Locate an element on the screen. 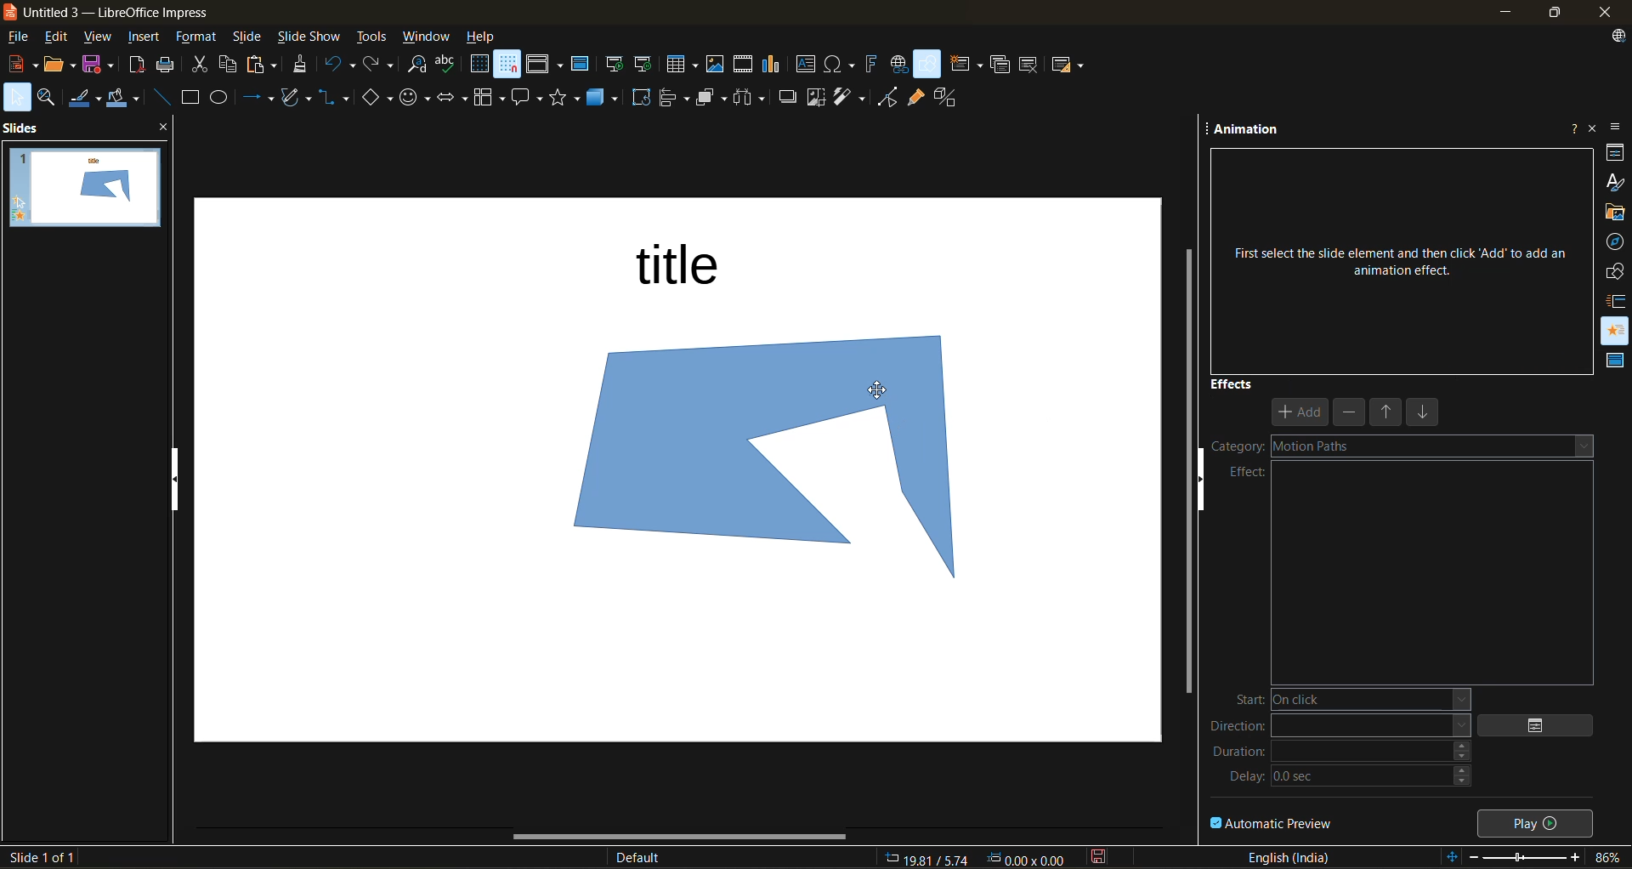 Image resolution: width=1632 pixels, height=869 pixels. block arrows is located at coordinates (454, 99).